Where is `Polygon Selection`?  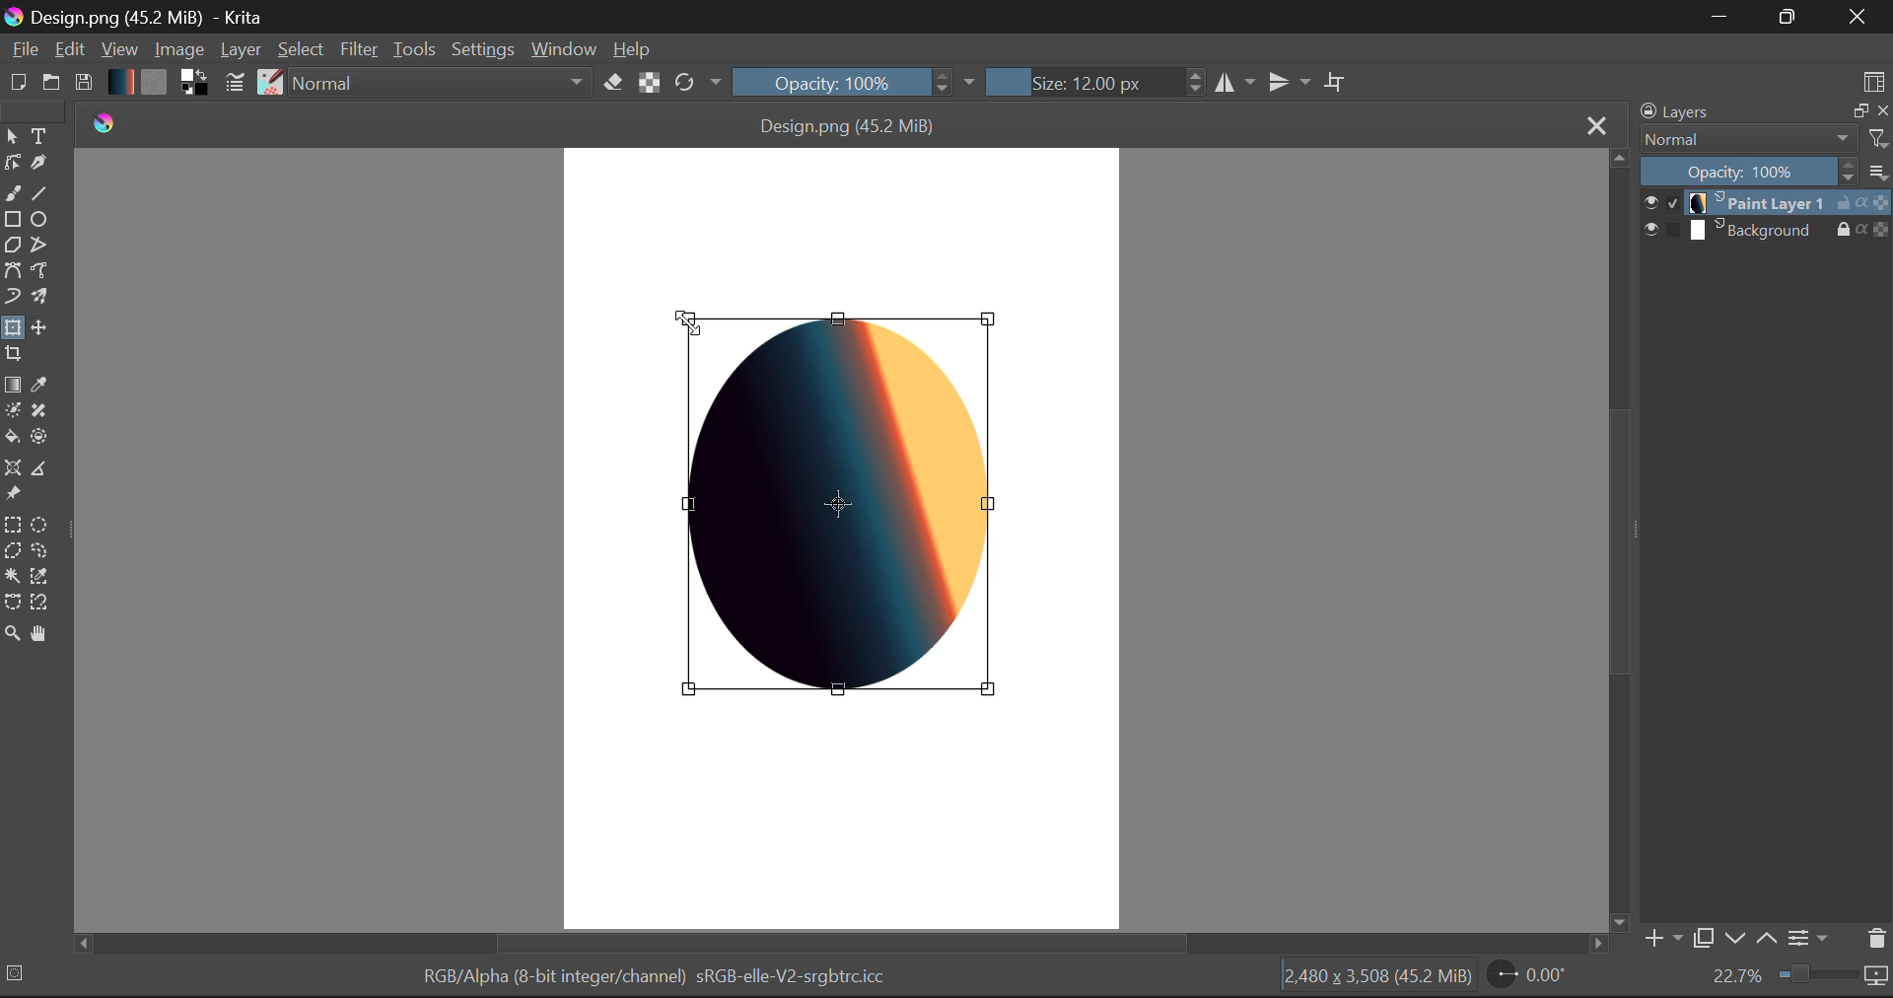 Polygon Selection is located at coordinates (12, 551).